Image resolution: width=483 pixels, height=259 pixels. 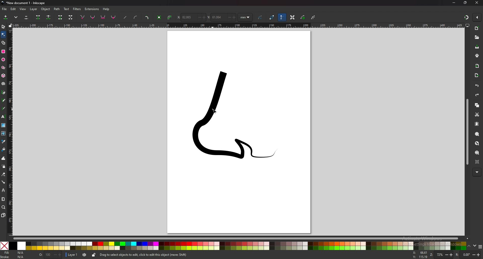 I want to click on show bezier handle, so click(x=282, y=17).